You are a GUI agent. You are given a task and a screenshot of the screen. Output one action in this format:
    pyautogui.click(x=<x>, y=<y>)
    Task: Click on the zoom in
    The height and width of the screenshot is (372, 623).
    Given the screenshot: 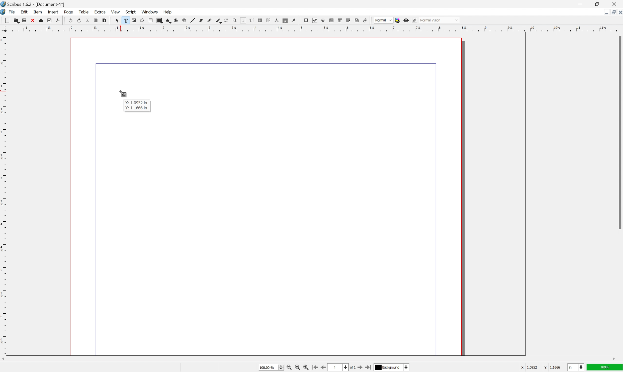 What is the action you would take?
    pyautogui.click(x=307, y=368)
    